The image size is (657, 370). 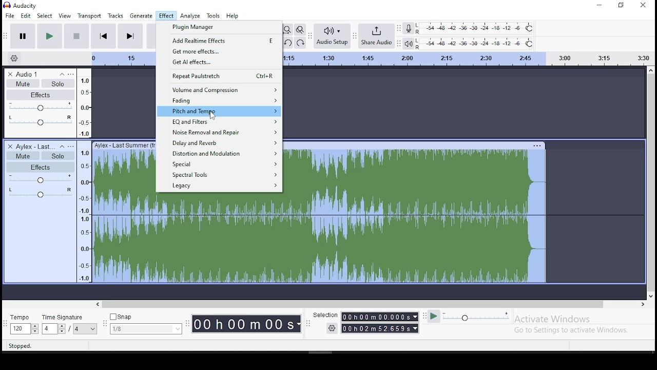 What do you see at coordinates (30, 74) in the screenshot?
I see `audio ` at bounding box center [30, 74].